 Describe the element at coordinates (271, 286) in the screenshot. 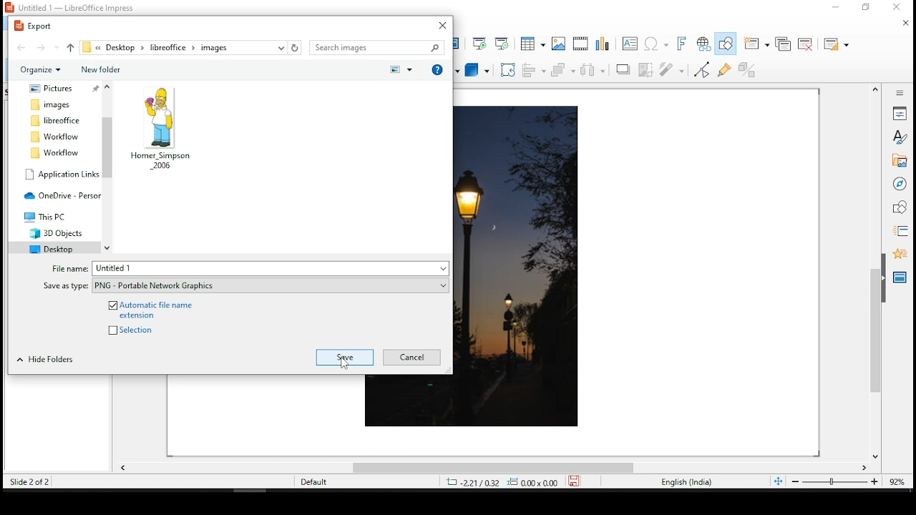

I see `save as type` at that location.